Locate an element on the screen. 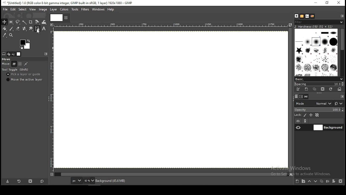 The image size is (346, 195). lock pixels is located at coordinates (305, 115).